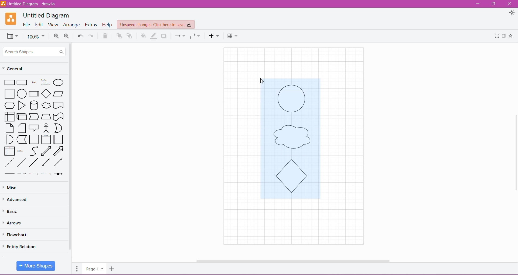 The width and height of the screenshot is (518, 275). What do you see at coordinates (232, 35) in the screenshot?
I see `Table` at bounding box center [232, 35].